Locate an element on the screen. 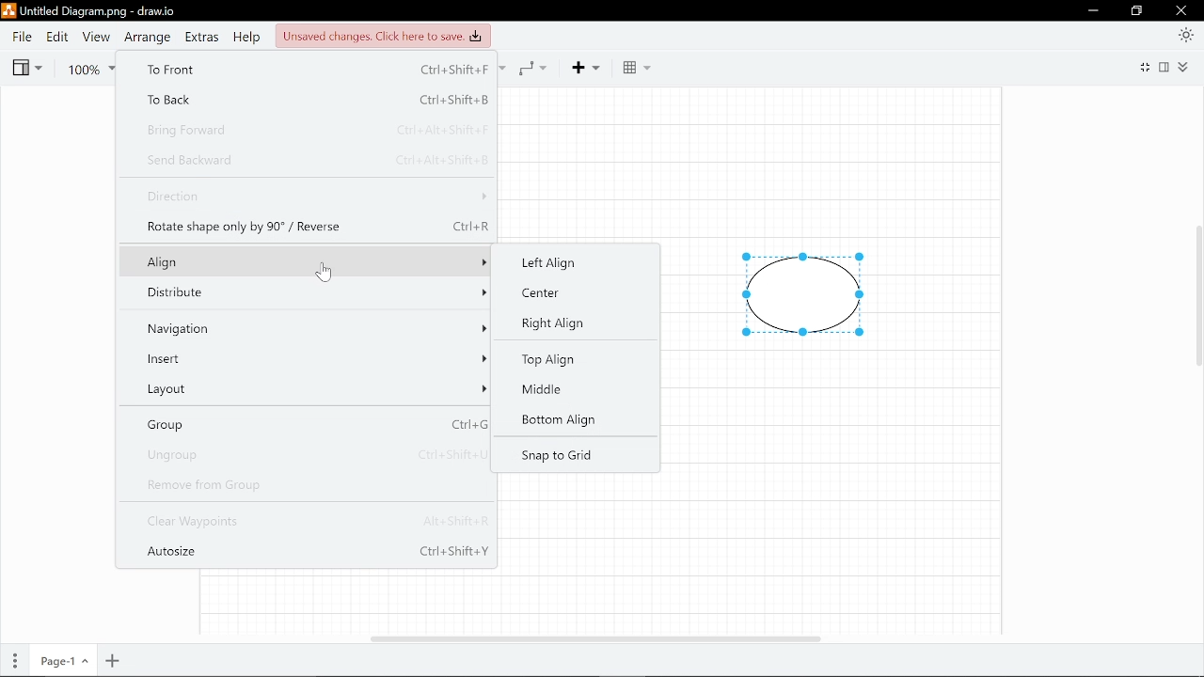 The height and width of the screenshot is (677, 1204). Add is located at coordinates (593, 67).